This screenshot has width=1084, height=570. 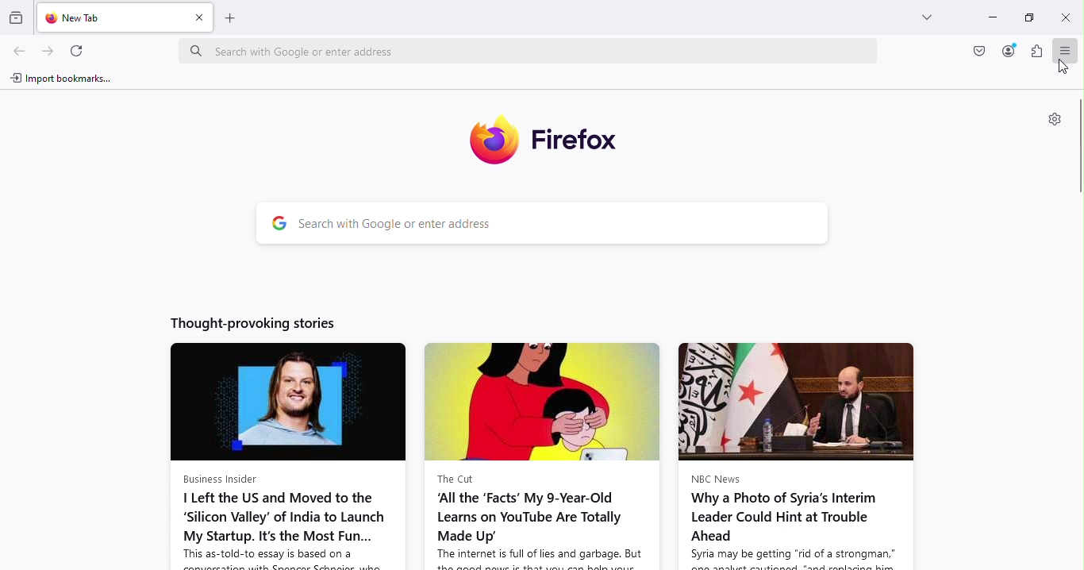 I want to click on List all tabs, so click(x=927, y=15).